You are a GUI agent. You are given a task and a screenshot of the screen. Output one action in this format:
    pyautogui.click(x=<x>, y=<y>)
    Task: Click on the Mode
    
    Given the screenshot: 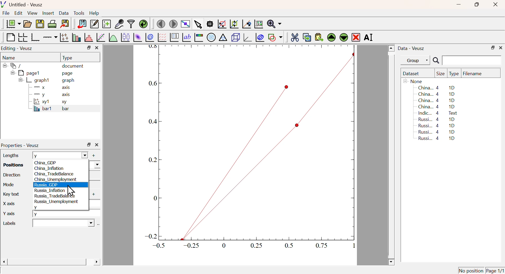 What is the action you would take?
    pyautogui.click(x=8, y=184)
    